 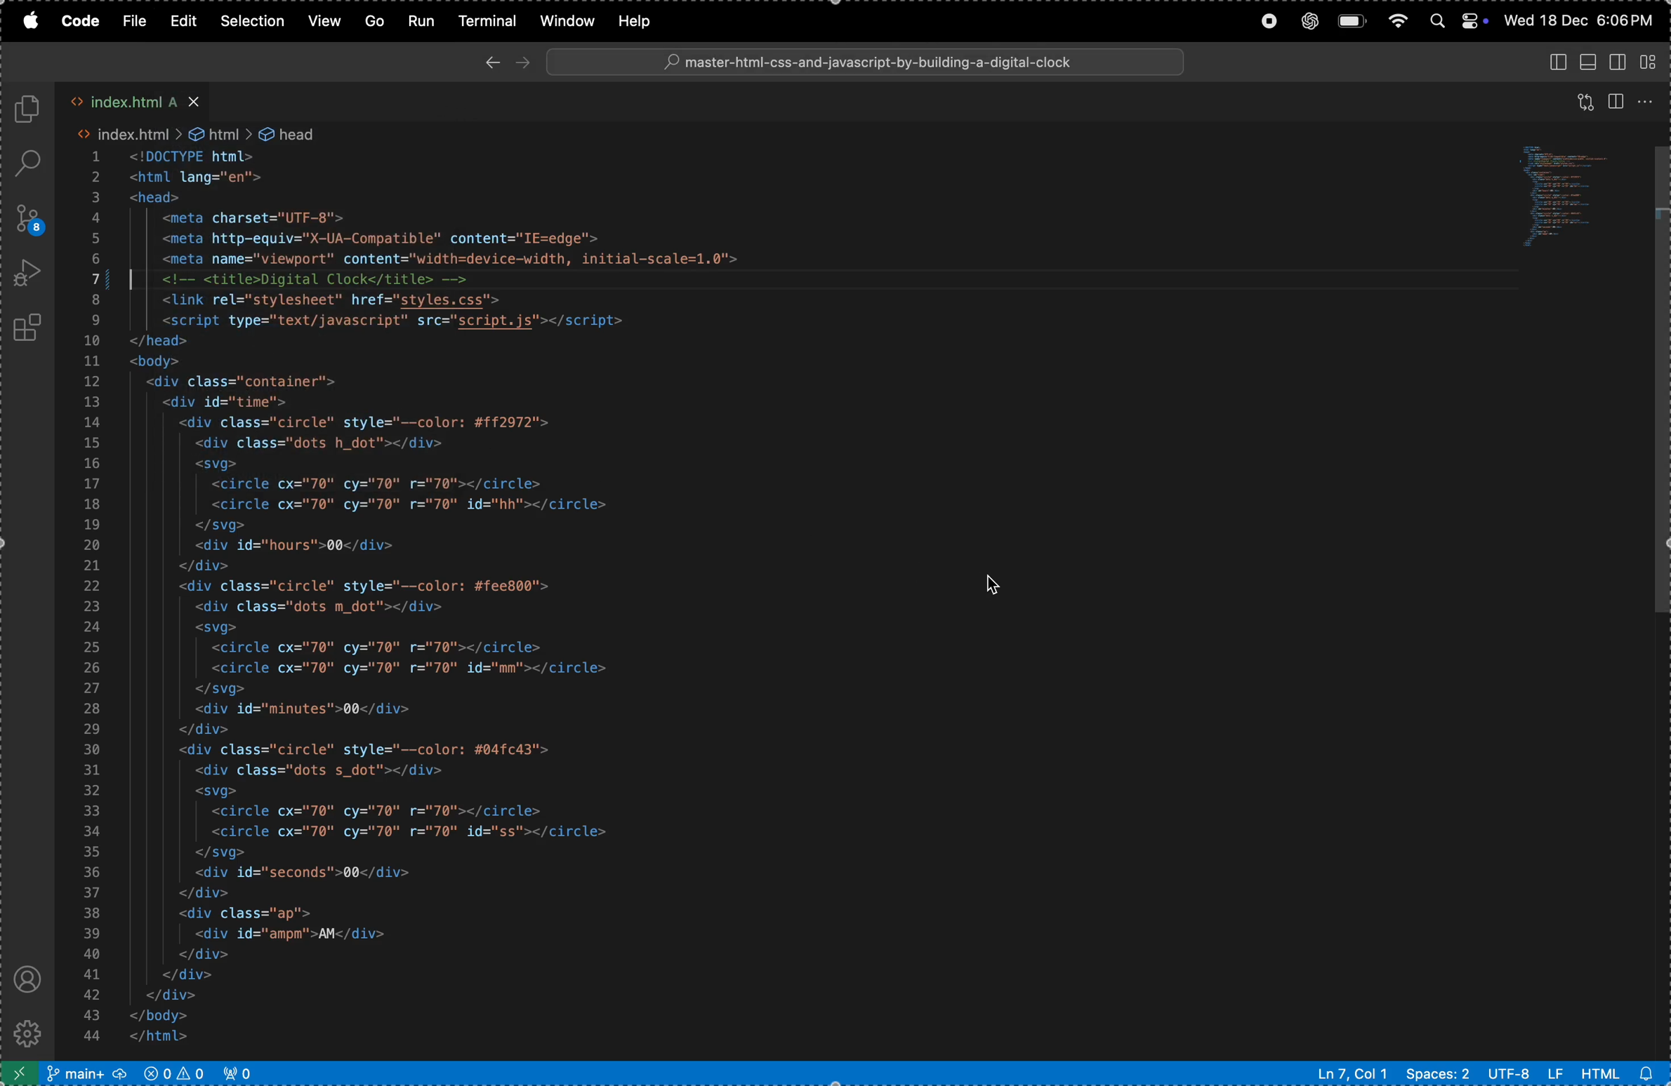 I want to click on split editor, so click(x=1617, y=100).